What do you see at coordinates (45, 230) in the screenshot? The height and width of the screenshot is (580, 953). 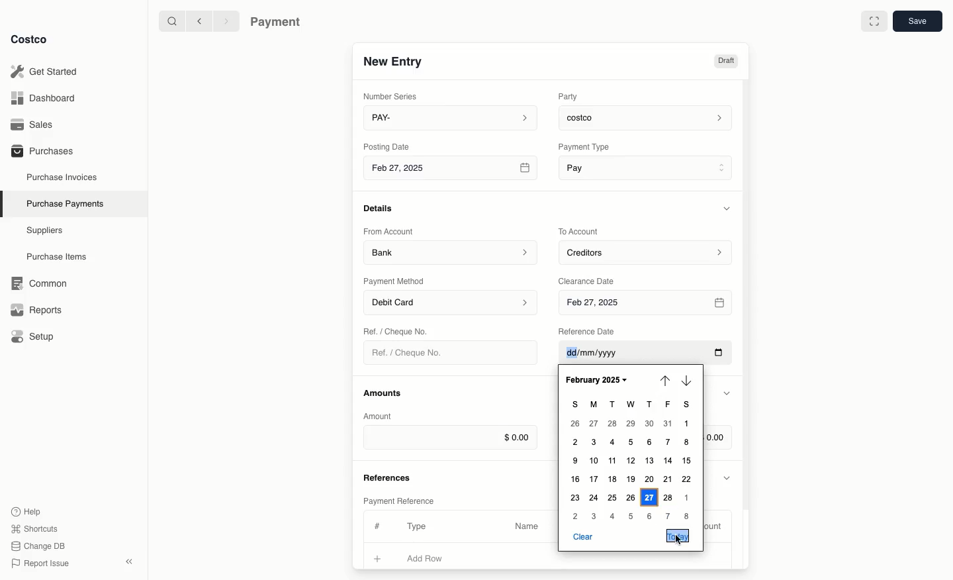 I see `Suppliers` at bounding box center [45, 230].